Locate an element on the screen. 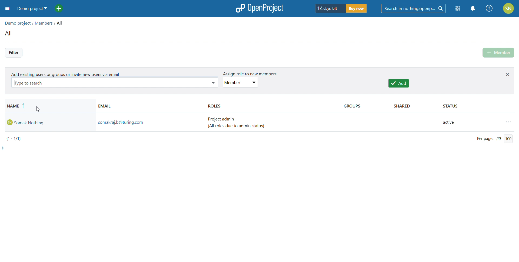 This screenshot has height=262, width=519. filter is located at coordinates (14, 53).